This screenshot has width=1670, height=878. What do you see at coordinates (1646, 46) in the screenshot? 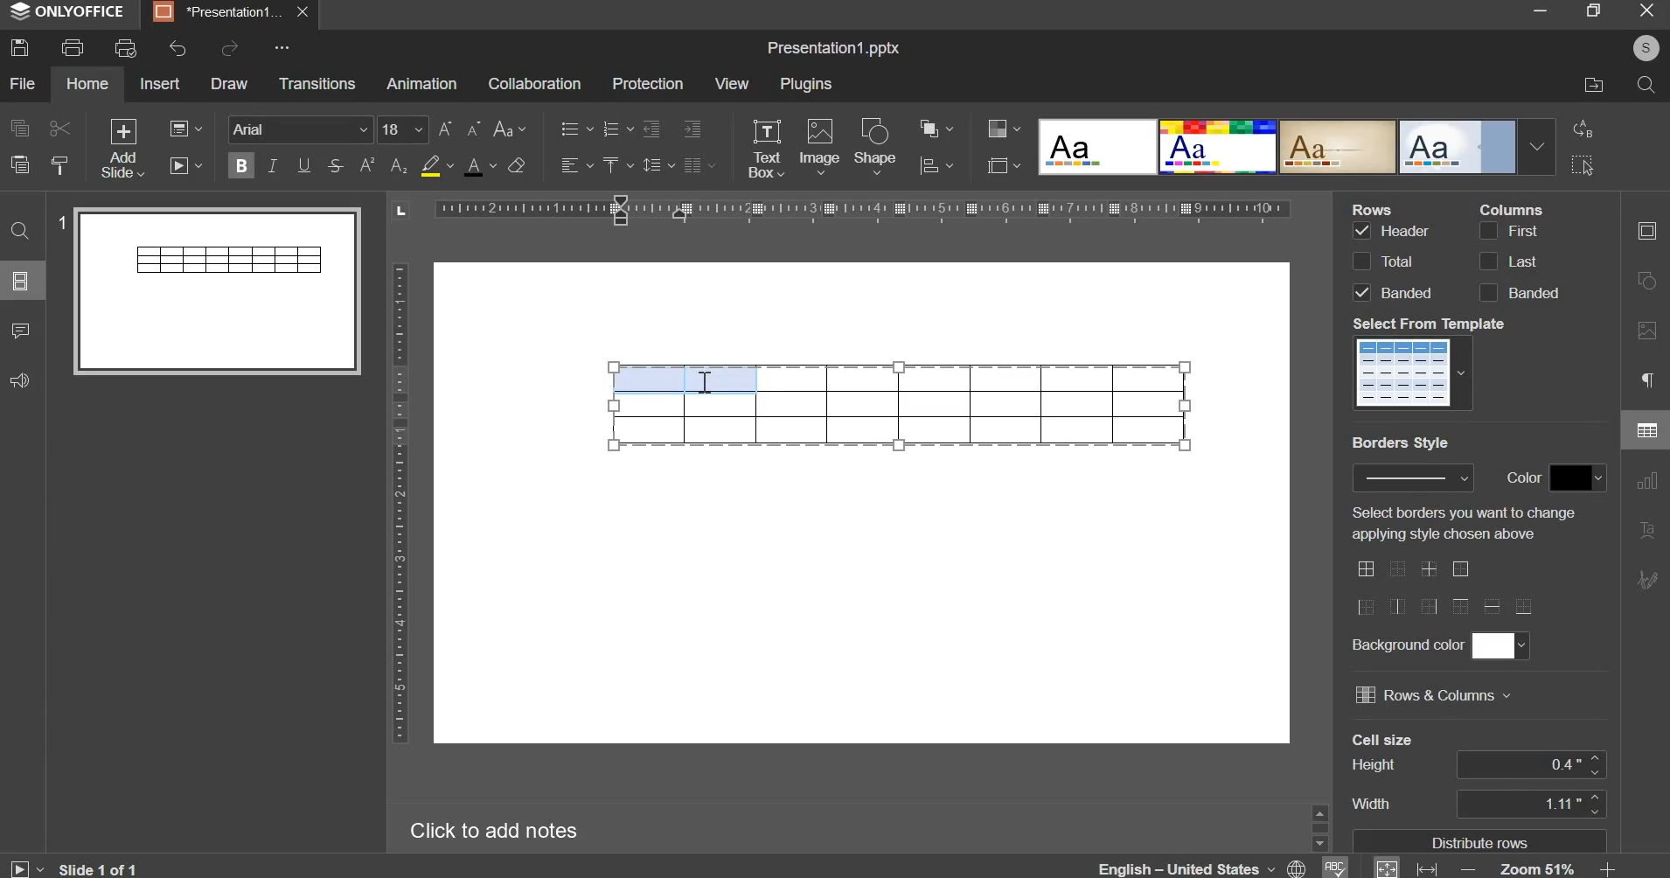
I see `User's account` at bounding box center [1646, 46].